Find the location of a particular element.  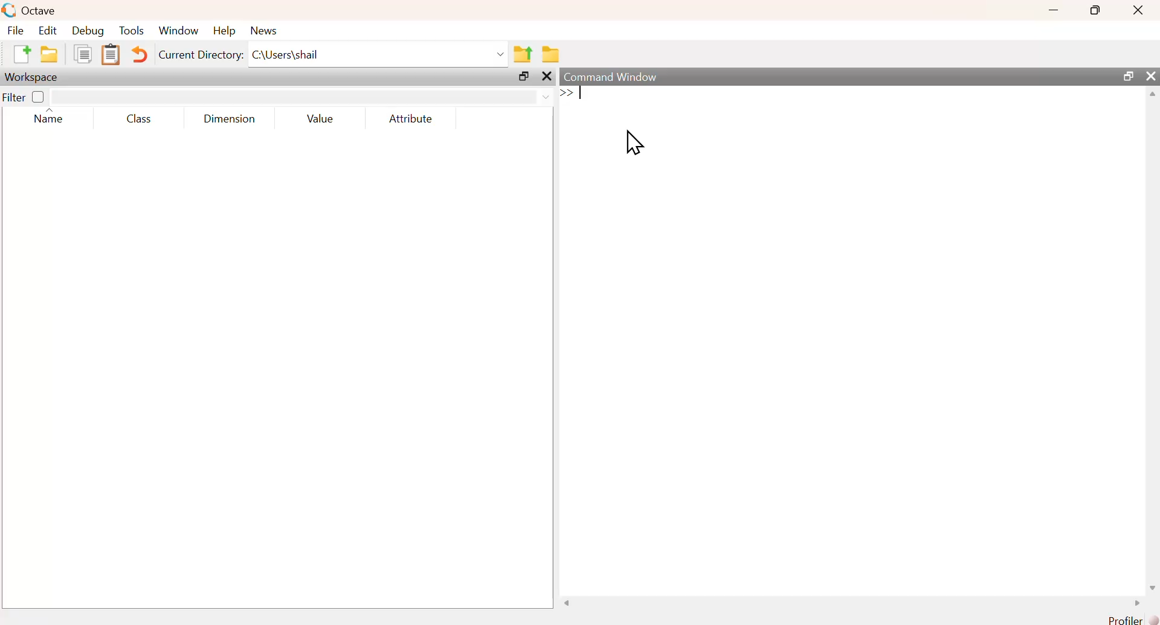

Current Directory: is located at coordinates (201, 54).